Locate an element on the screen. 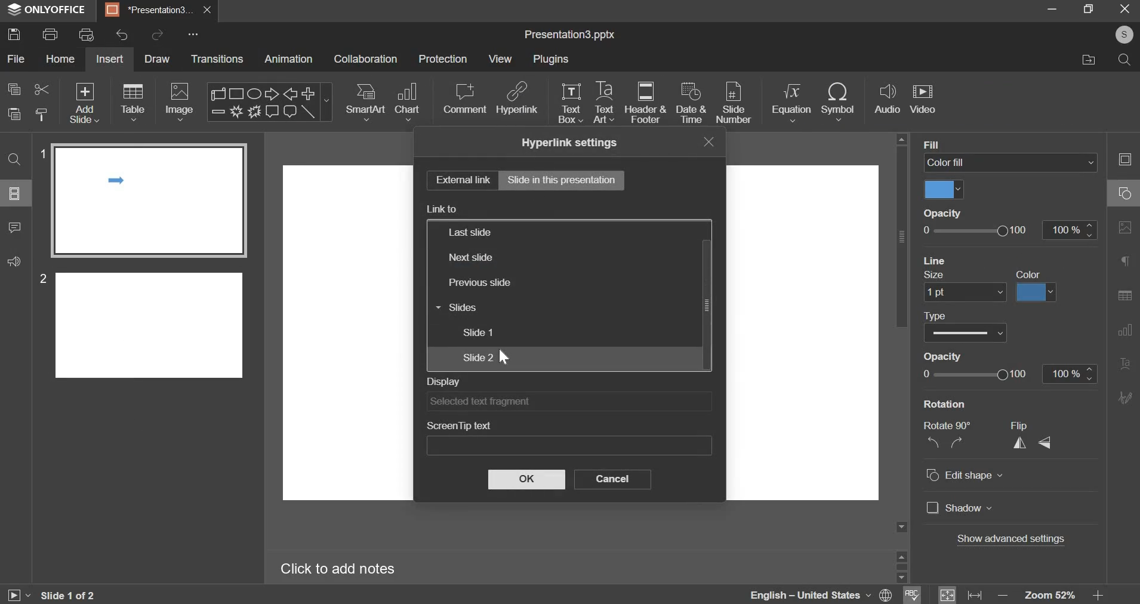 The height and width of the screenshot is (604, 1140). Display is located at coordinates (566, 402).